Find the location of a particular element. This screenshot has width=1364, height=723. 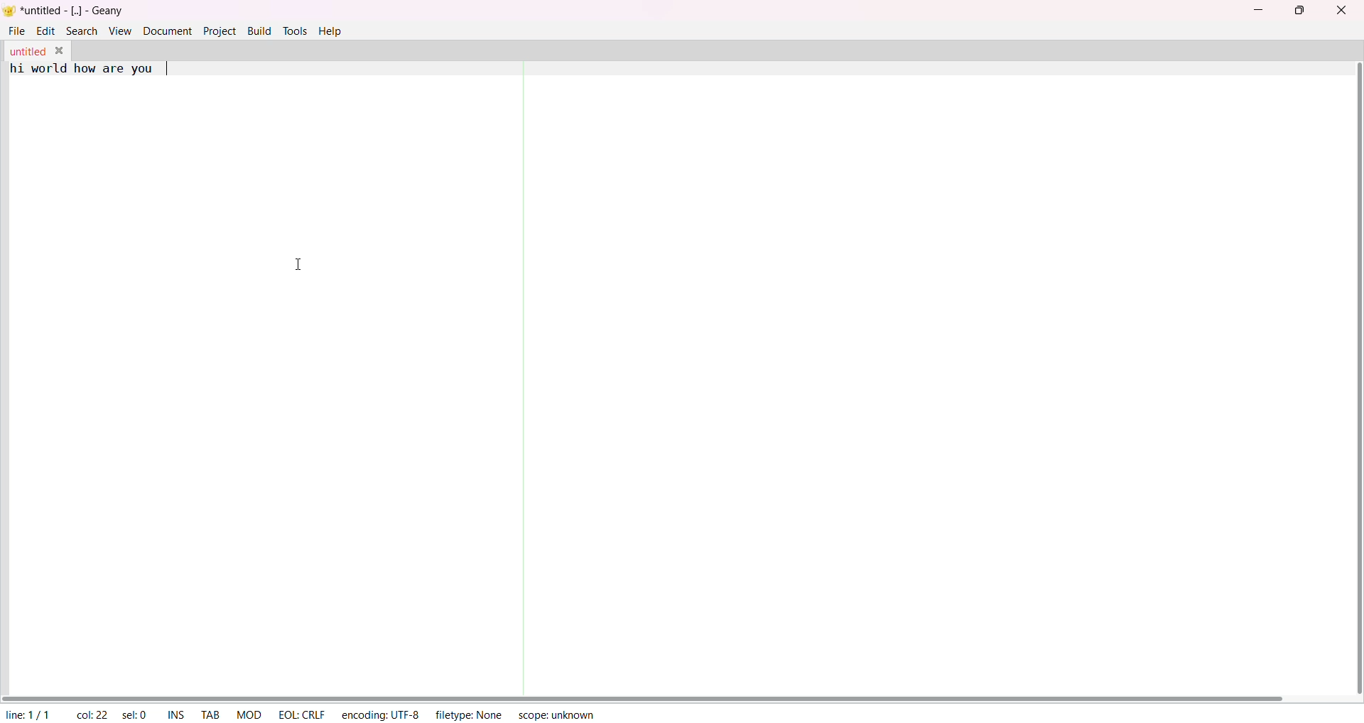

encoding: utf-8 is located at coordinates (379, 713).